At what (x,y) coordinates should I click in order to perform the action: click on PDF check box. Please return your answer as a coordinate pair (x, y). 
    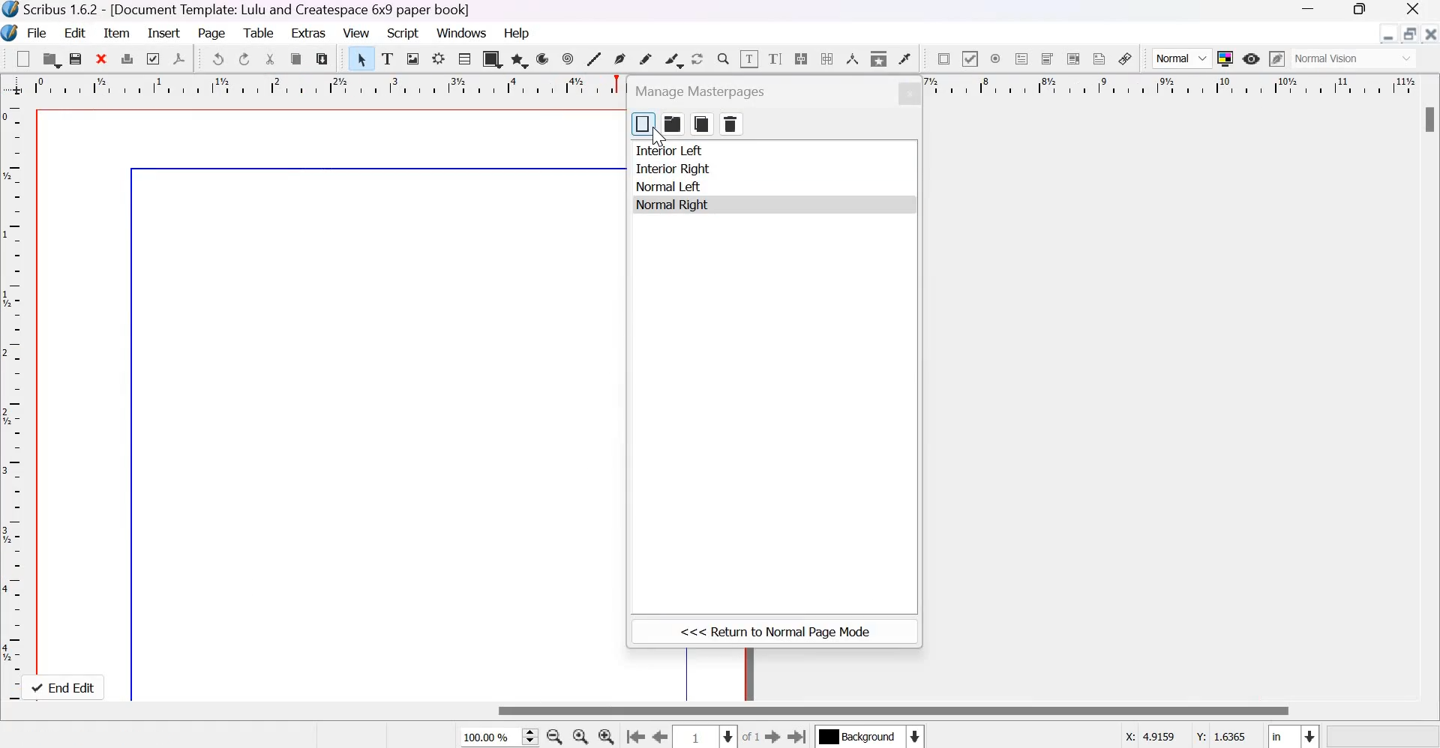
    Looking at the image, I should click on (969, 58).